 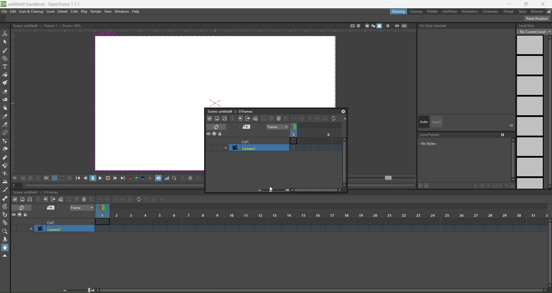 I want to click on add new memo, so click(x=51, y=208).